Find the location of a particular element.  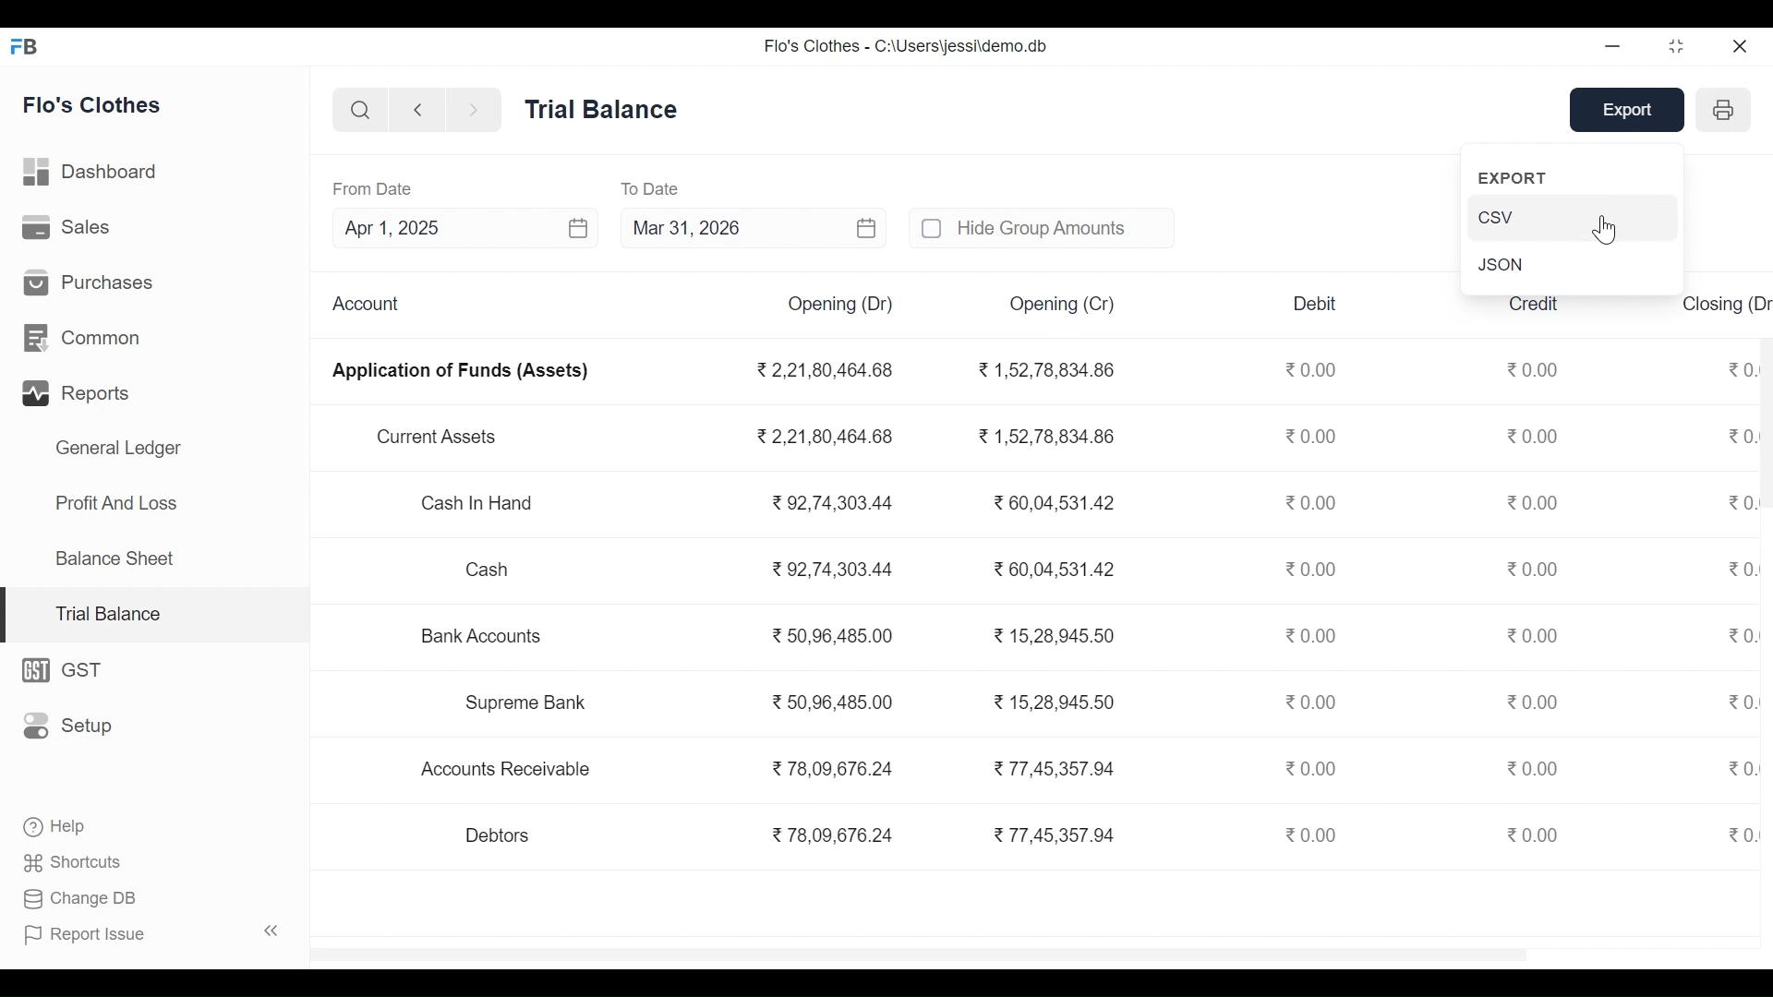

Report Issue is located at coordinates (151, 934).